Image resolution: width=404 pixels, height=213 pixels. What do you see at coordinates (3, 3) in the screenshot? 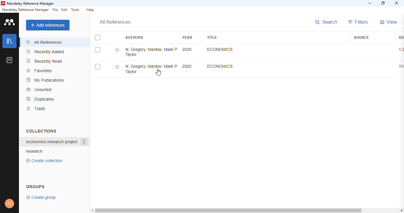
I see `logo` at bounding box center [3, 3].